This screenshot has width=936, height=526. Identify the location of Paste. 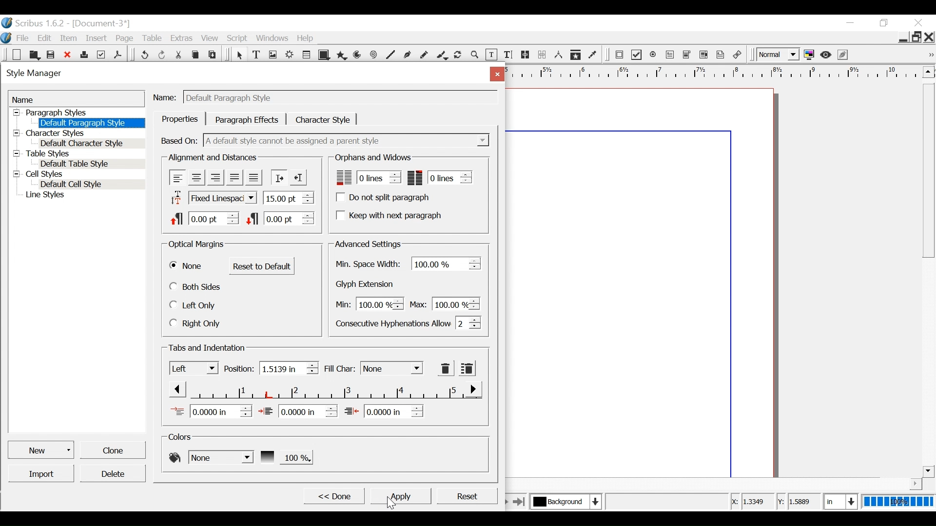
(214, 54).